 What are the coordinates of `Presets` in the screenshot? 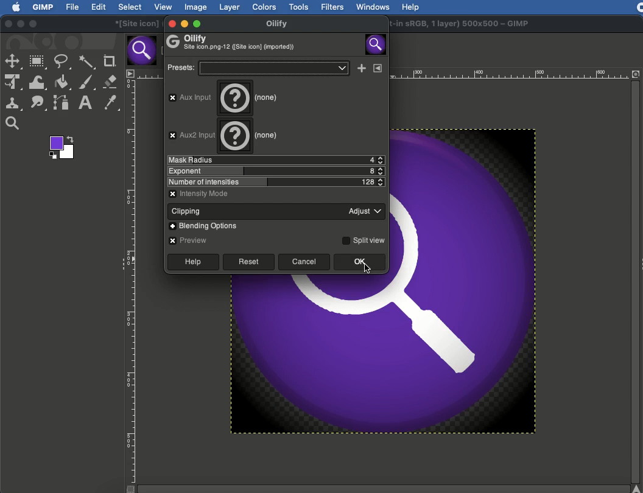 It's located at (259, 66).